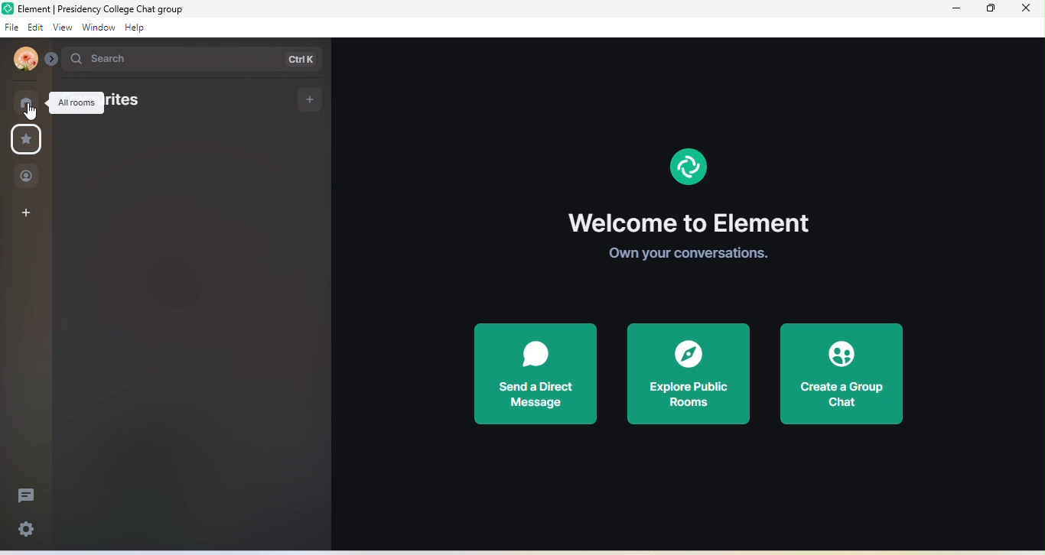 The height and width of the screenshot is (555, 1045). I want to click on own your conversations, so click(688, 252).